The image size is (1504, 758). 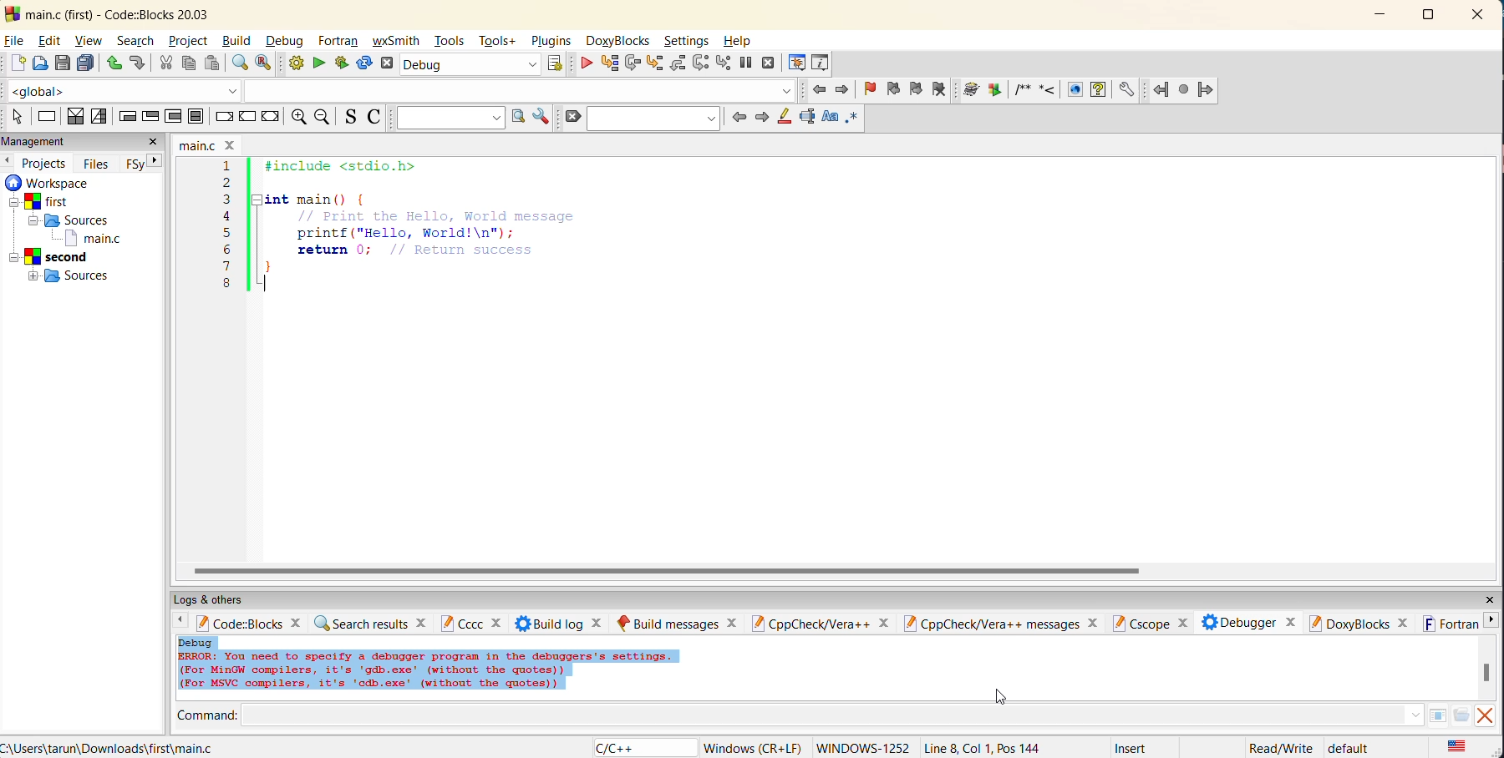 What do you see at coordinates (297, 117) in the screenshot?
I see `zoom in` at bounding box center [297, 117].